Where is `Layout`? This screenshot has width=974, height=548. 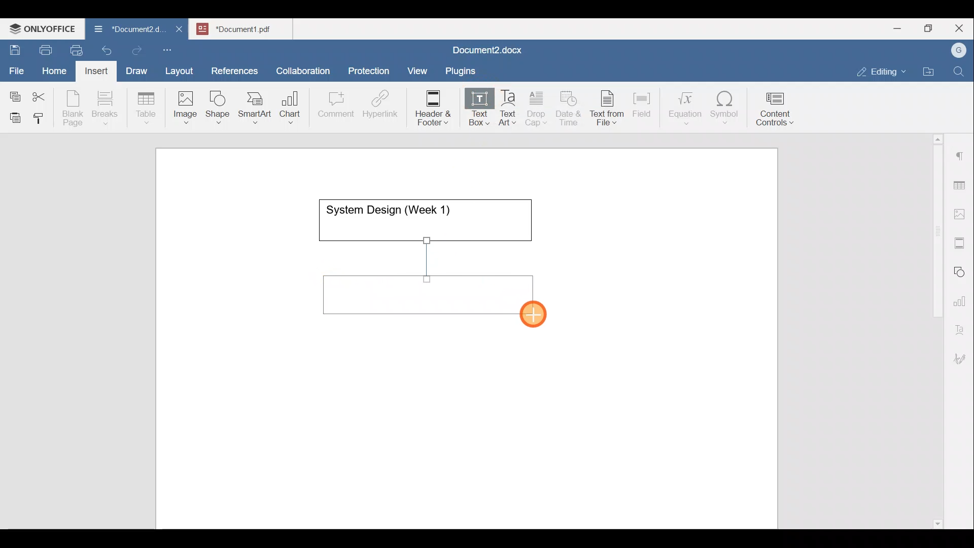
Layout is located at coordinates (182, 69).